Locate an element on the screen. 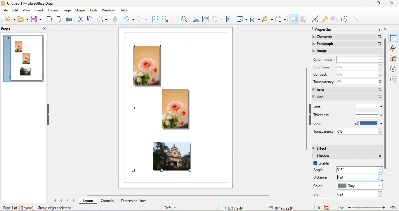 Image resolution: width=399 pixels, height=211 pixels. save is located at coordinates (38, 20).